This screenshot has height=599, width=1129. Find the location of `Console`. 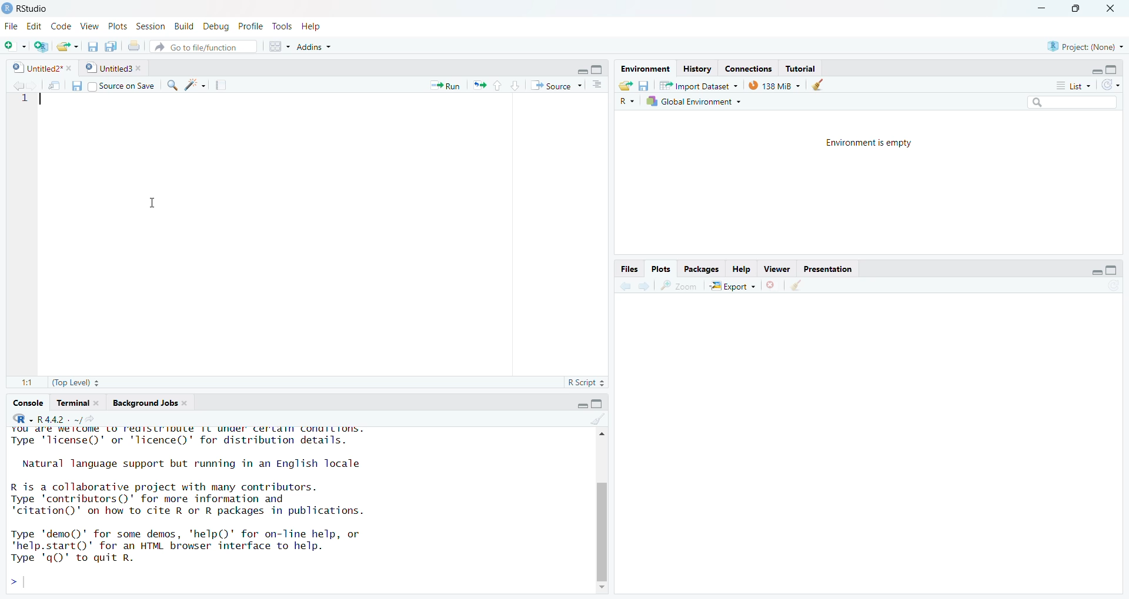

Console is located at coordinates (28, 402).